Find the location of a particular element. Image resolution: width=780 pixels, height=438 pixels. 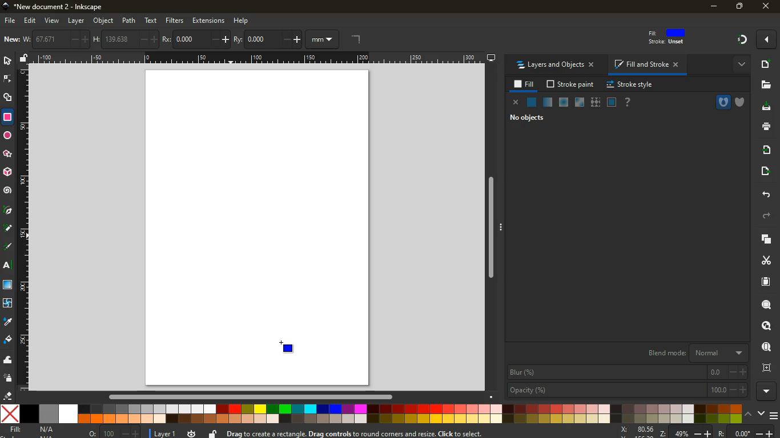

paper is located at coordinates (763, 282).